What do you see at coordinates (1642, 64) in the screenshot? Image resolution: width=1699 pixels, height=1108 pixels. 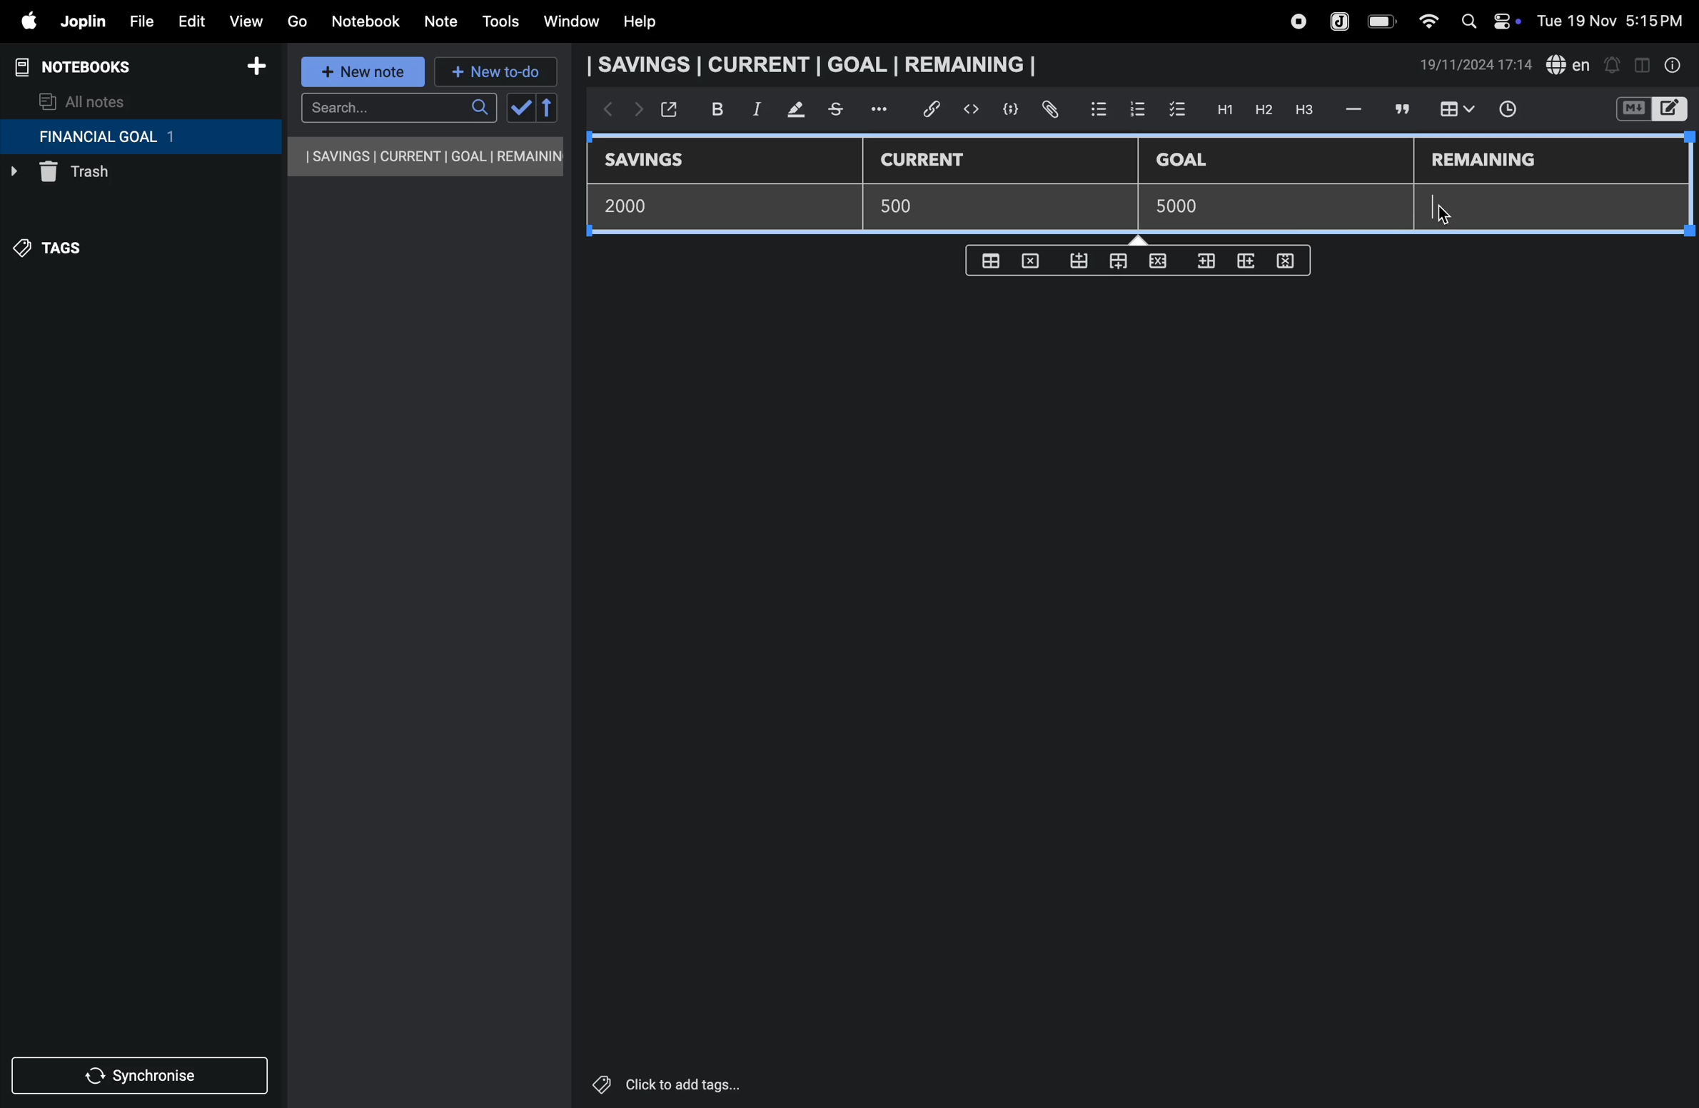 I see `toggle editor` at bounding box center [1642, 64].